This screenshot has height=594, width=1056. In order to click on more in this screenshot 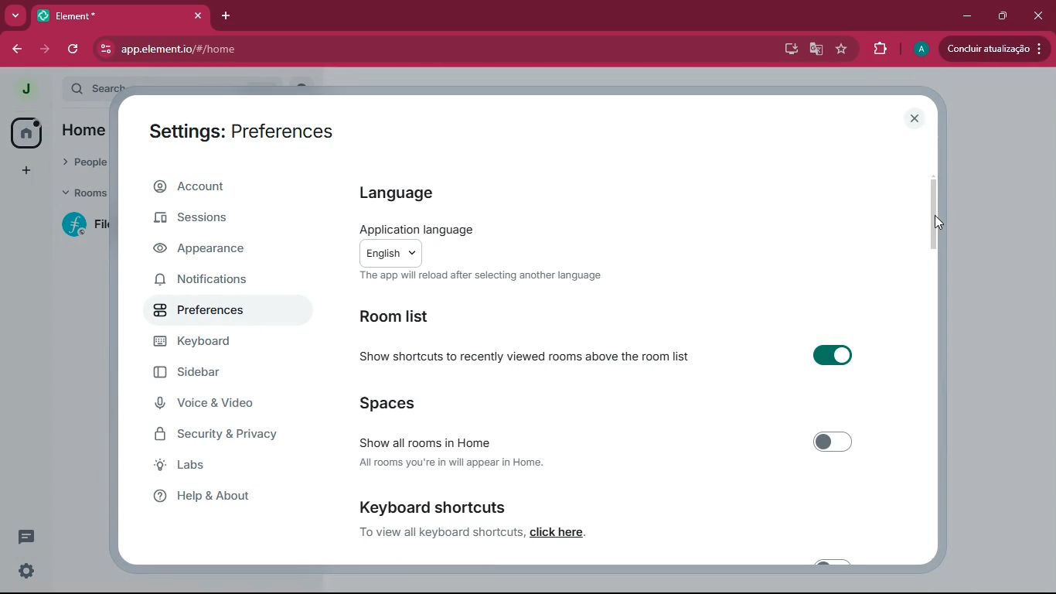, I will do `click(14, 15)`.